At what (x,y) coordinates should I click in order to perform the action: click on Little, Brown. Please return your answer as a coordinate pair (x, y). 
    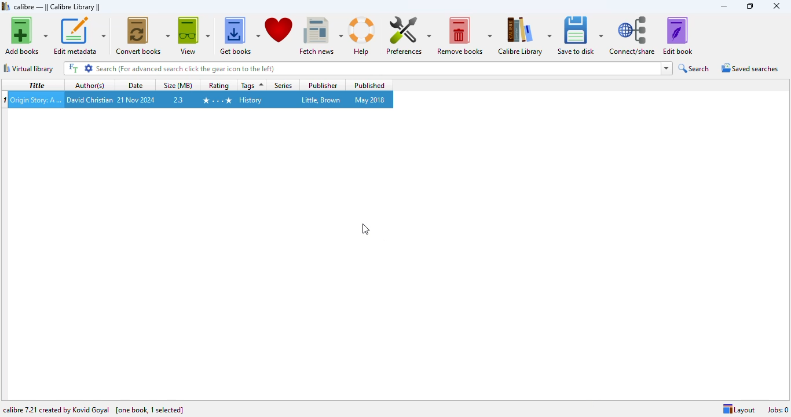
    Looking at the image, I should click on (321, 100).